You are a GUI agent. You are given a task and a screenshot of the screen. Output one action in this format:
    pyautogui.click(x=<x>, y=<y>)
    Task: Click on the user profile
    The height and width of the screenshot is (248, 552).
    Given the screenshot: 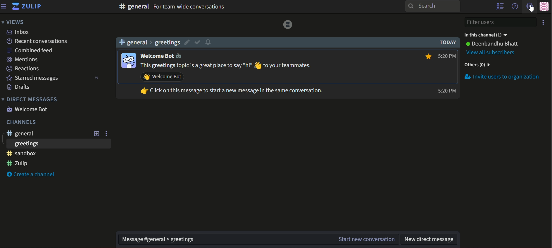 What is the action you would take?
    pyautogui.click(x=127, y=60)
    